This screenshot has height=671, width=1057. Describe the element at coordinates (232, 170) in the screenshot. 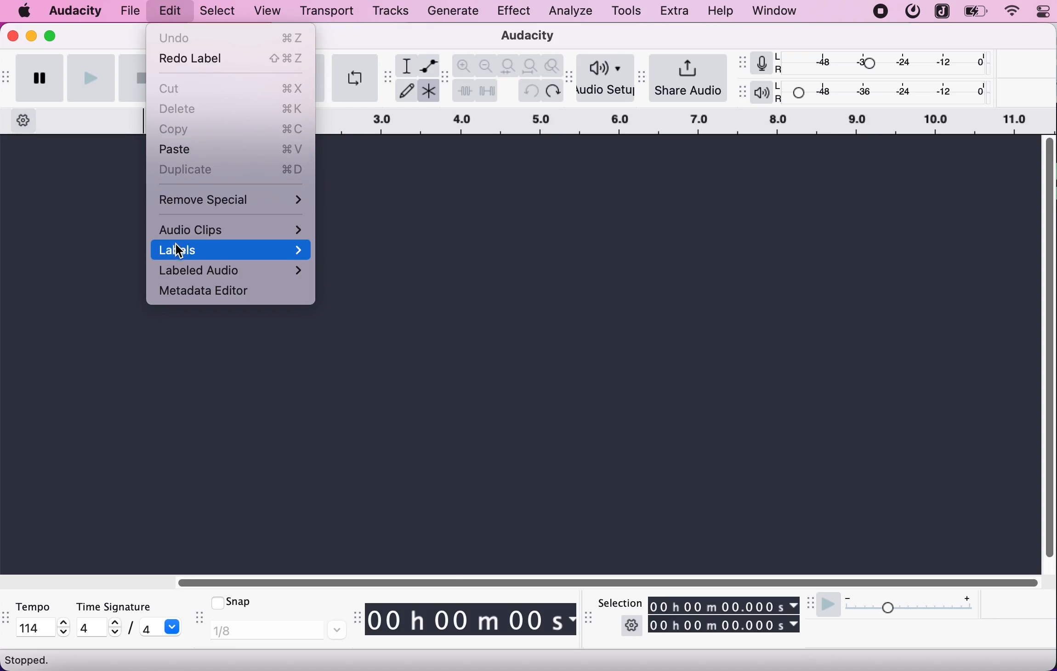

I see `duplicate` at that location.